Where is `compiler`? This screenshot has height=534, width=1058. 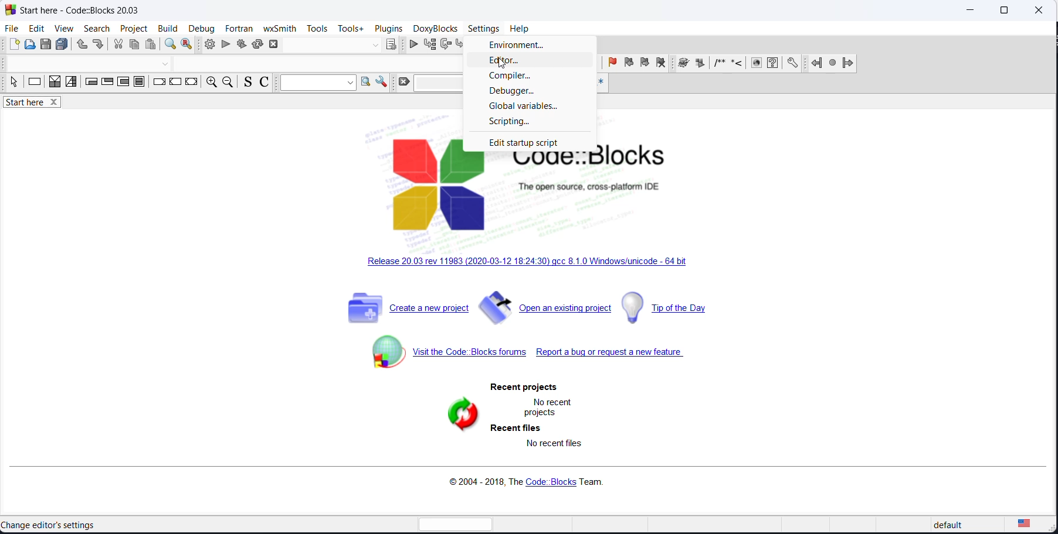 compiler is located at coordinates (528, 76).